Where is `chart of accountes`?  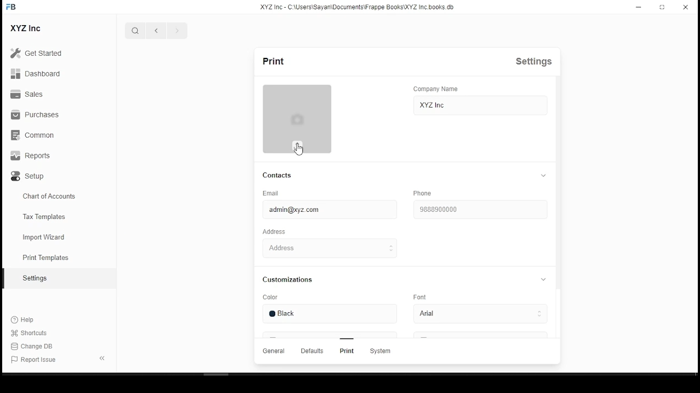 chart of accountes is located at coordinates (52, 196).